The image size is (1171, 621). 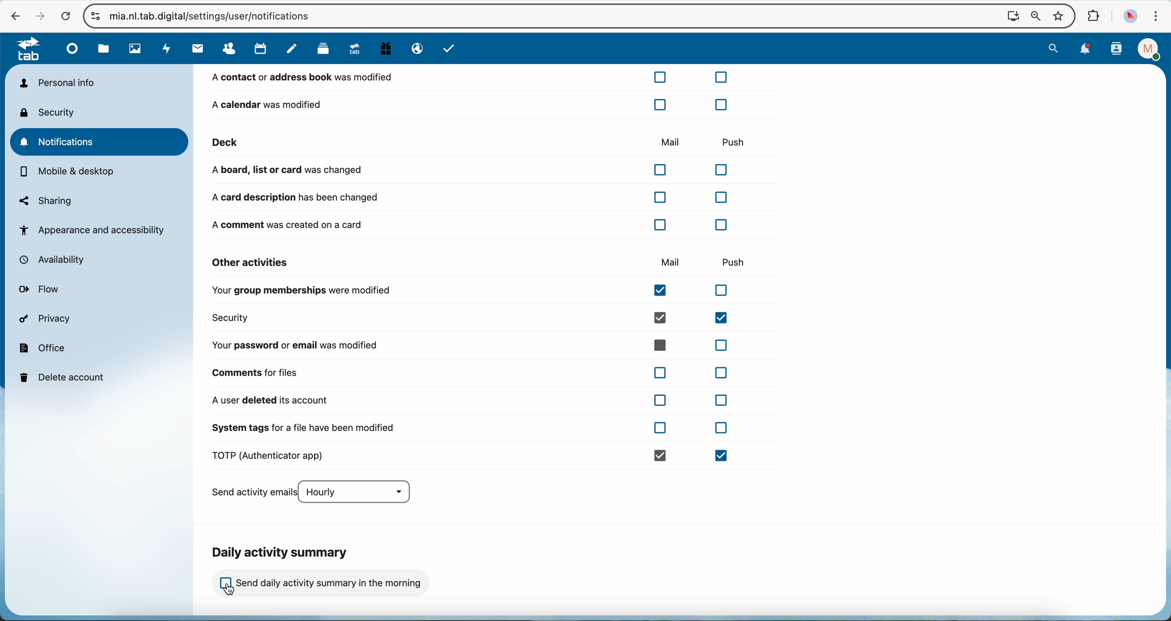 I want to click on navigate back, so click(x=13, y=15).